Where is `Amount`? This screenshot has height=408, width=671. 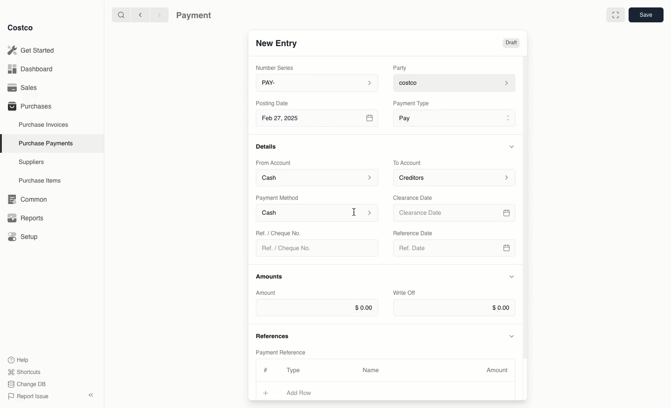 Amount is located at coordinates (499, 370).